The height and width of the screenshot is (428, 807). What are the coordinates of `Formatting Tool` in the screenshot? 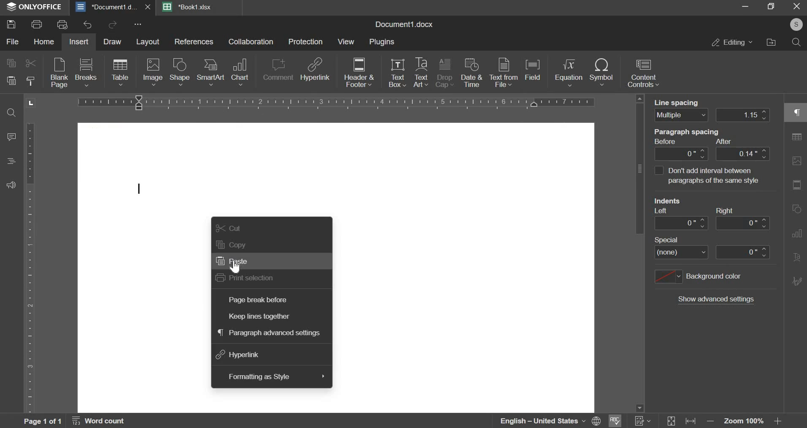 It's located at (796, 257).